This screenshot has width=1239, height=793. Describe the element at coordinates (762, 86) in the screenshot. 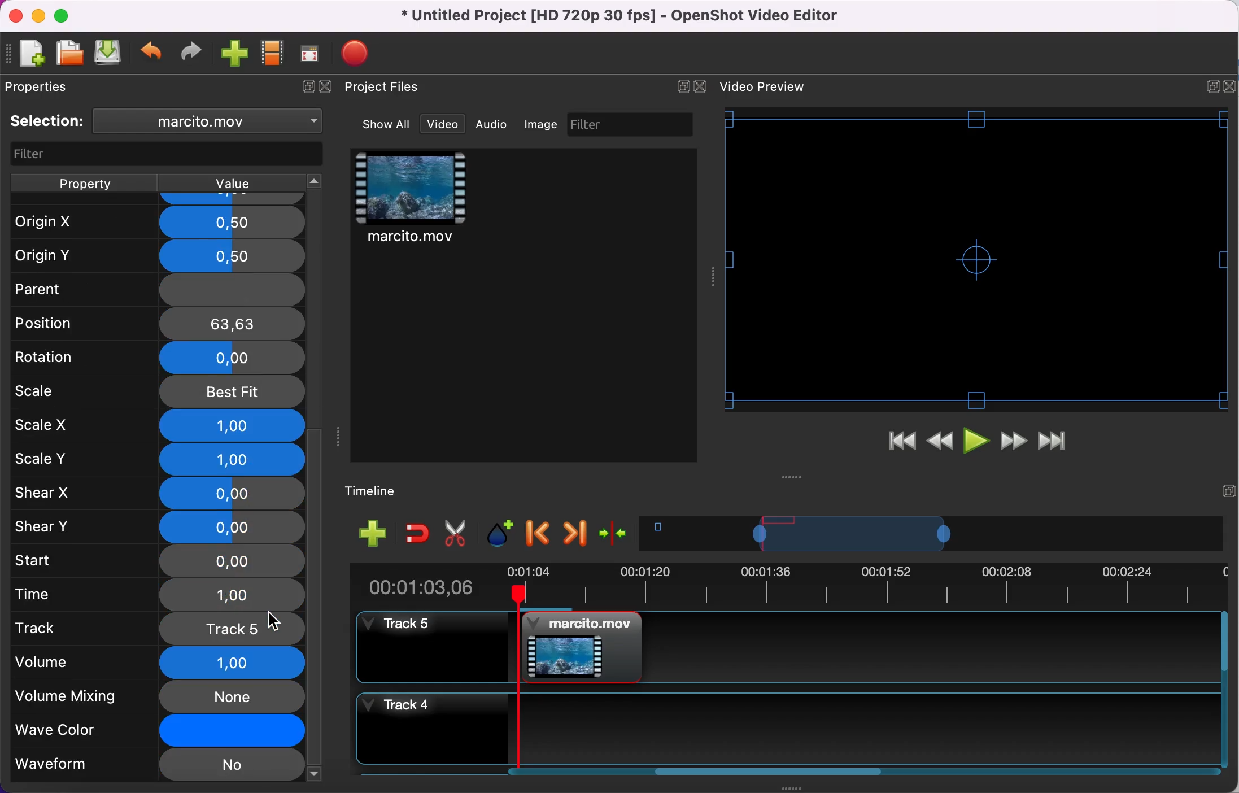

I see `Text` at that location.